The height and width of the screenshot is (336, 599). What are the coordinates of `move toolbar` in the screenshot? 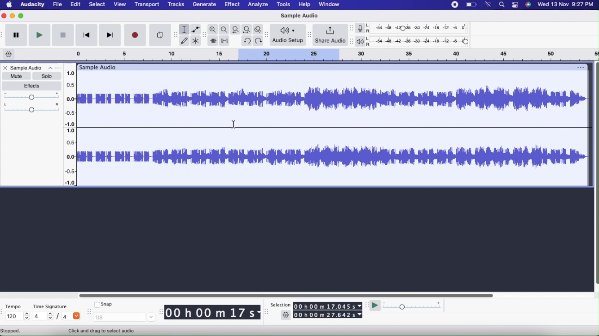 It's located at (352, 41).